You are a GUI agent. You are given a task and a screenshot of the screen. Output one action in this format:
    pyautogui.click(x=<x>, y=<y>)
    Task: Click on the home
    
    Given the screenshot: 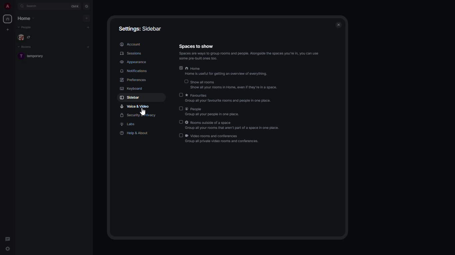 What is the action you would take?
    pyautogui.click(x=226, y=72)
    